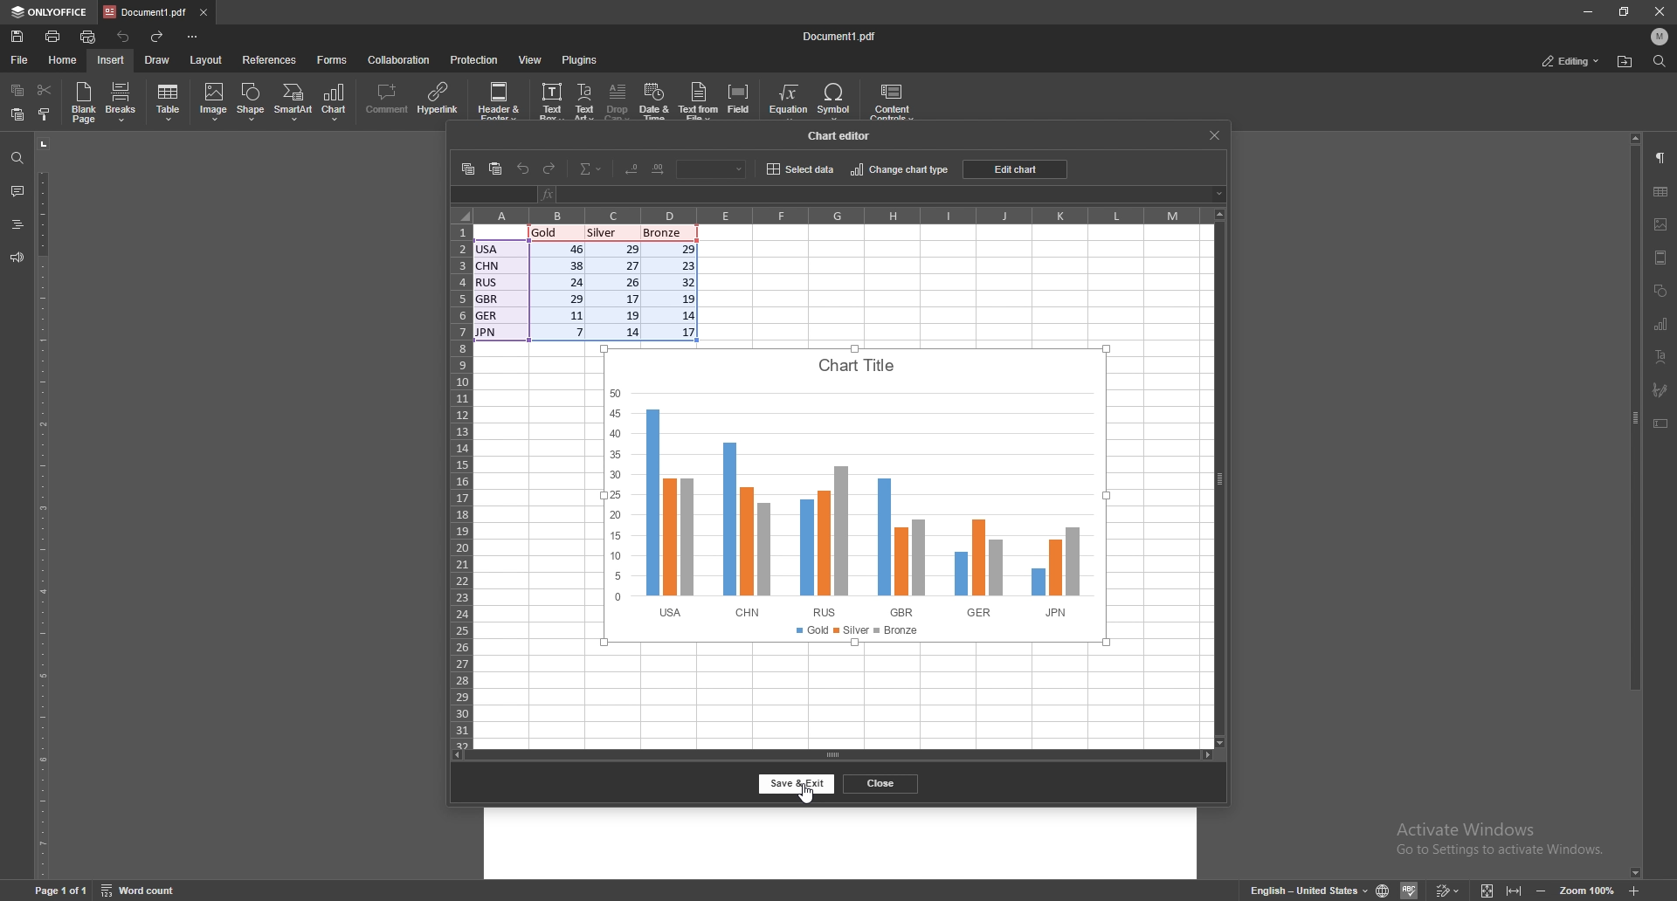 The width and height of the screenshot is (1677, 901). Describe the element at coordinates (17, 114) in the screenshot. I see `paste` at that location.